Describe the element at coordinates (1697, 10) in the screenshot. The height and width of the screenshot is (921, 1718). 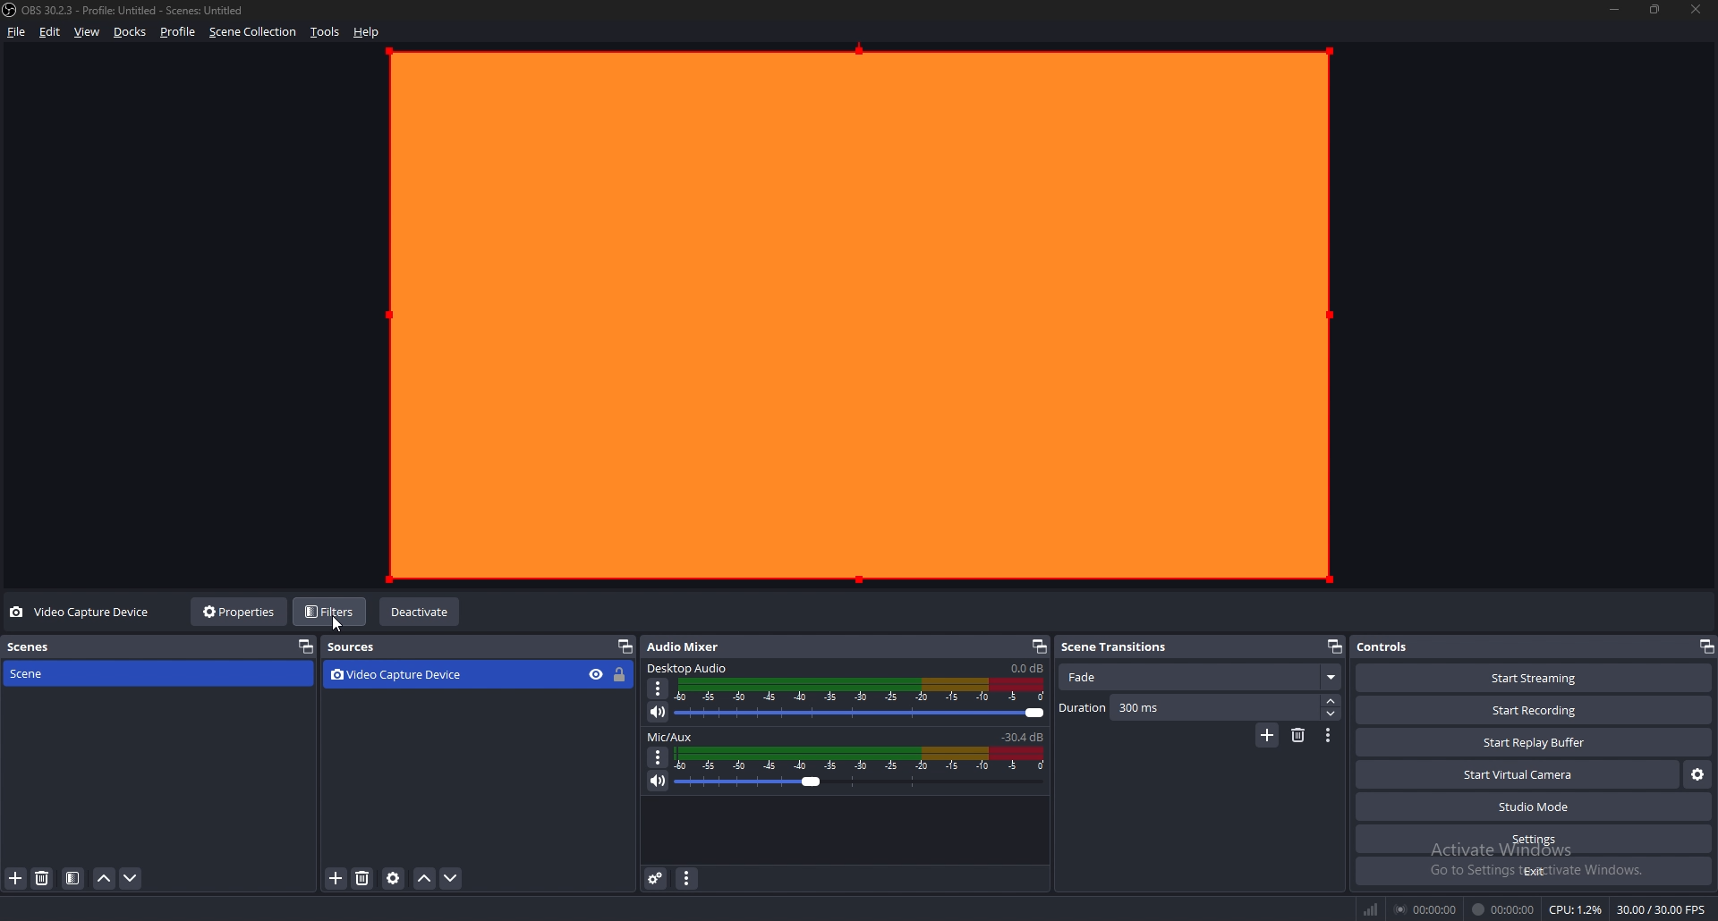
I see `close` at that location.